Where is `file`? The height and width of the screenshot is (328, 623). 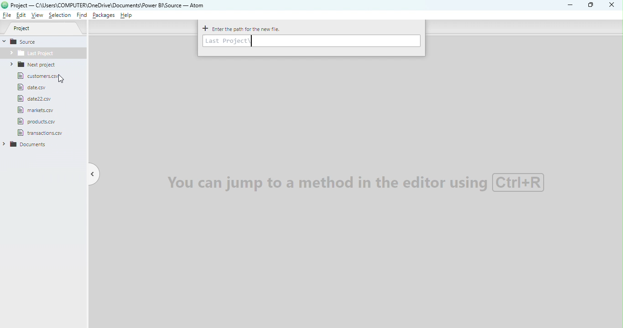
file is located at coordinates (40, 121).